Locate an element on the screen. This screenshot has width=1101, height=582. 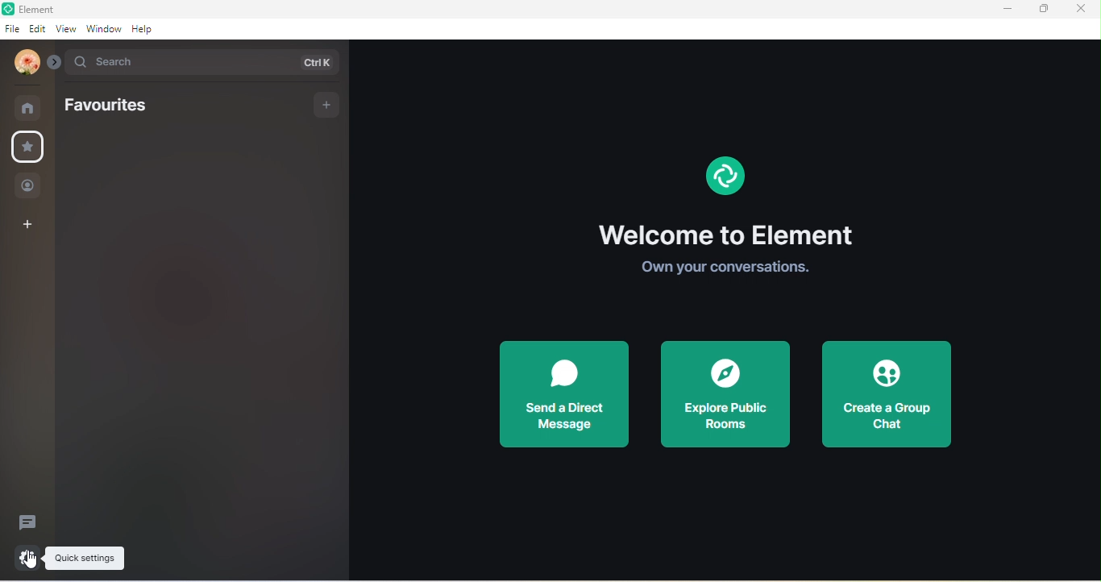
search is located at coordinates (206, 63).